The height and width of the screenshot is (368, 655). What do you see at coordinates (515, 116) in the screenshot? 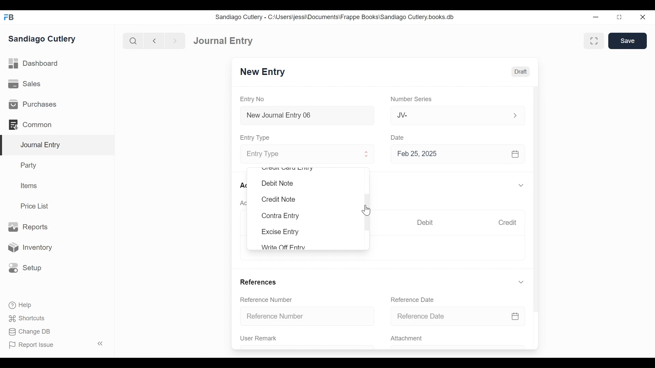
I see `Expand` at bounding box center [515, 116].